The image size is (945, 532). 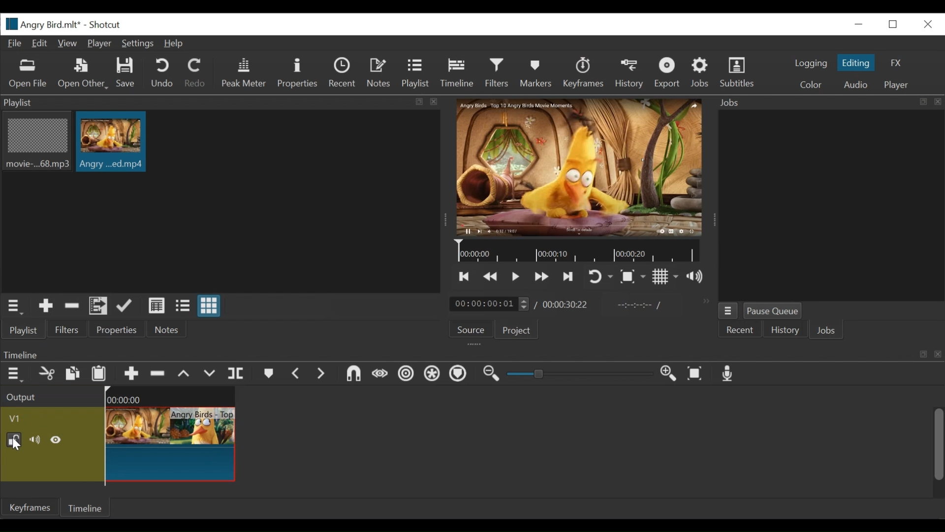 I want to click on Output, so click(x=51, y=396).